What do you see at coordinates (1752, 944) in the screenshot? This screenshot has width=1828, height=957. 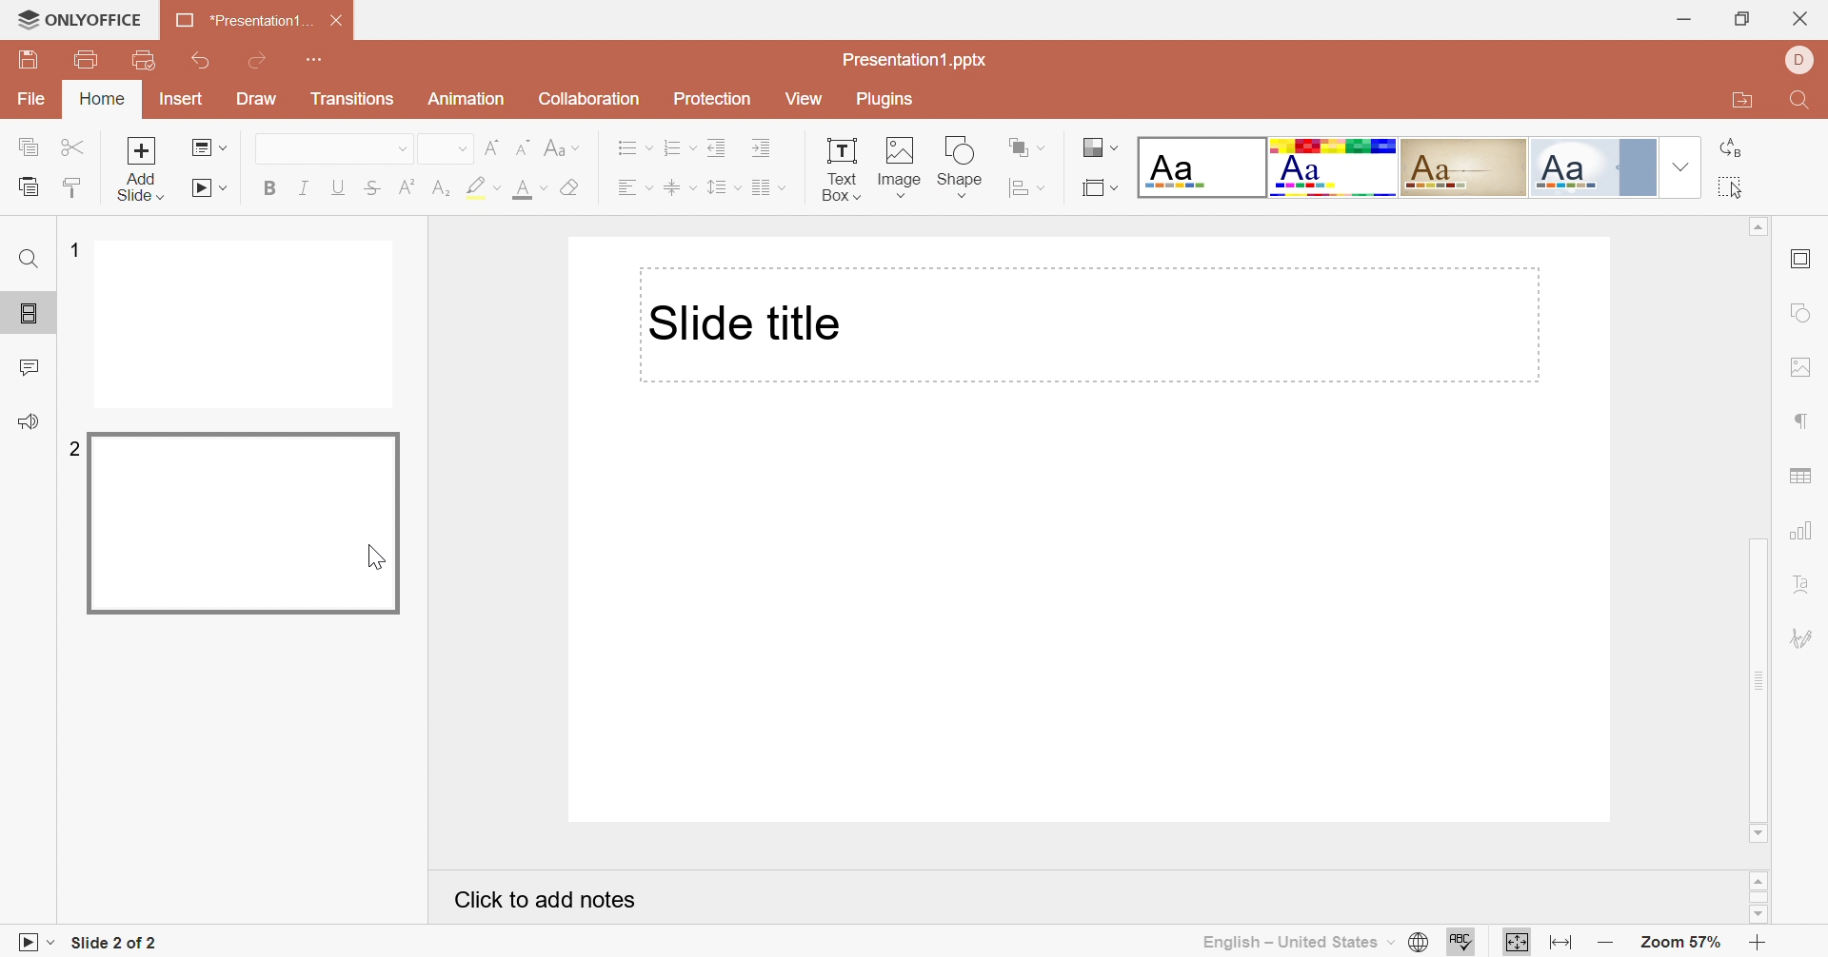 I see `Zoom in` at bounding box center [1752, 944].